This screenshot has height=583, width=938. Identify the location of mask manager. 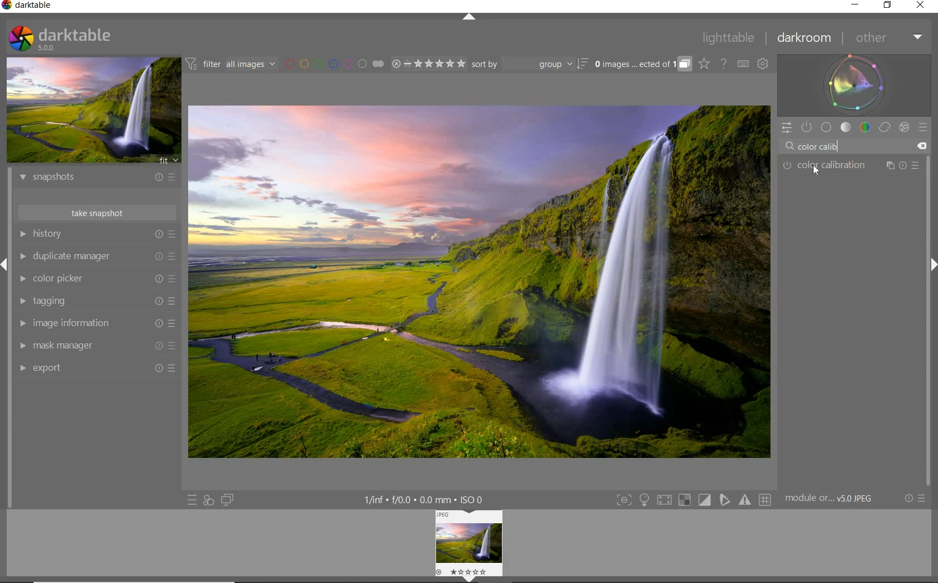
(98, 346).